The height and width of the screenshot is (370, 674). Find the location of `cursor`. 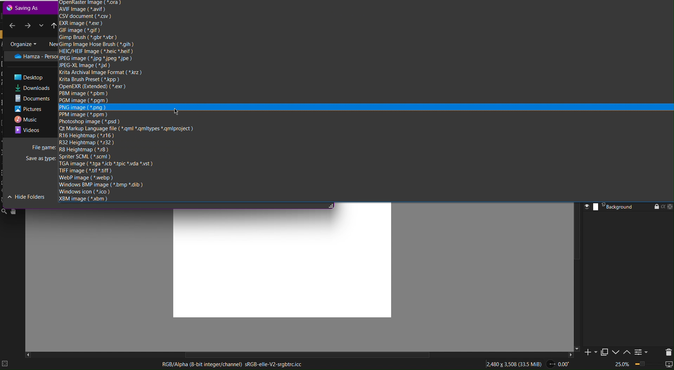

cursor is located at coordinates (176, 111).